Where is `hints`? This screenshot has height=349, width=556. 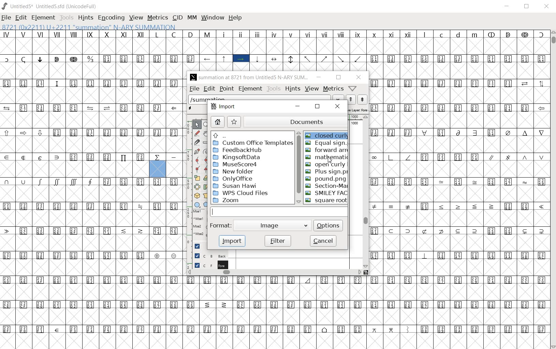
hints is located at coordinates (292, 88).